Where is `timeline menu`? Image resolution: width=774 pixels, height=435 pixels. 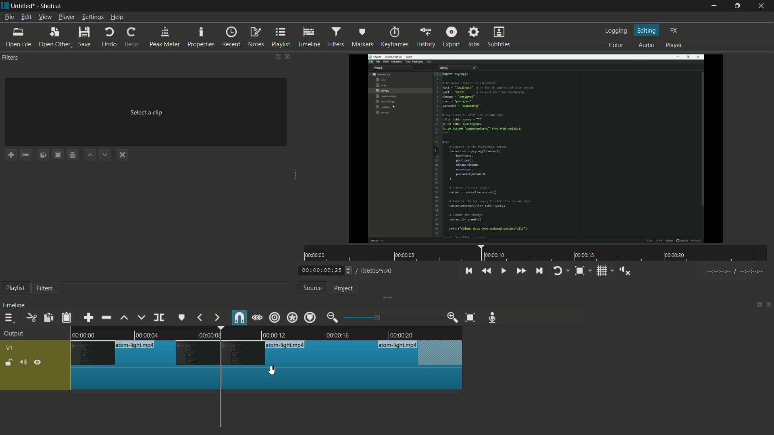
timeline menu is located at coordinates (8, 317).